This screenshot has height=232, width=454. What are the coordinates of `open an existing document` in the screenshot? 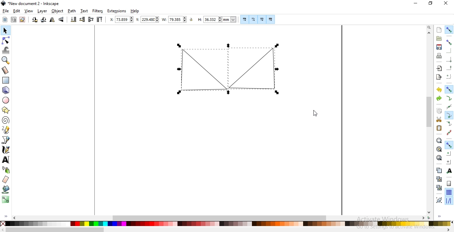 It's located at (439, 39).